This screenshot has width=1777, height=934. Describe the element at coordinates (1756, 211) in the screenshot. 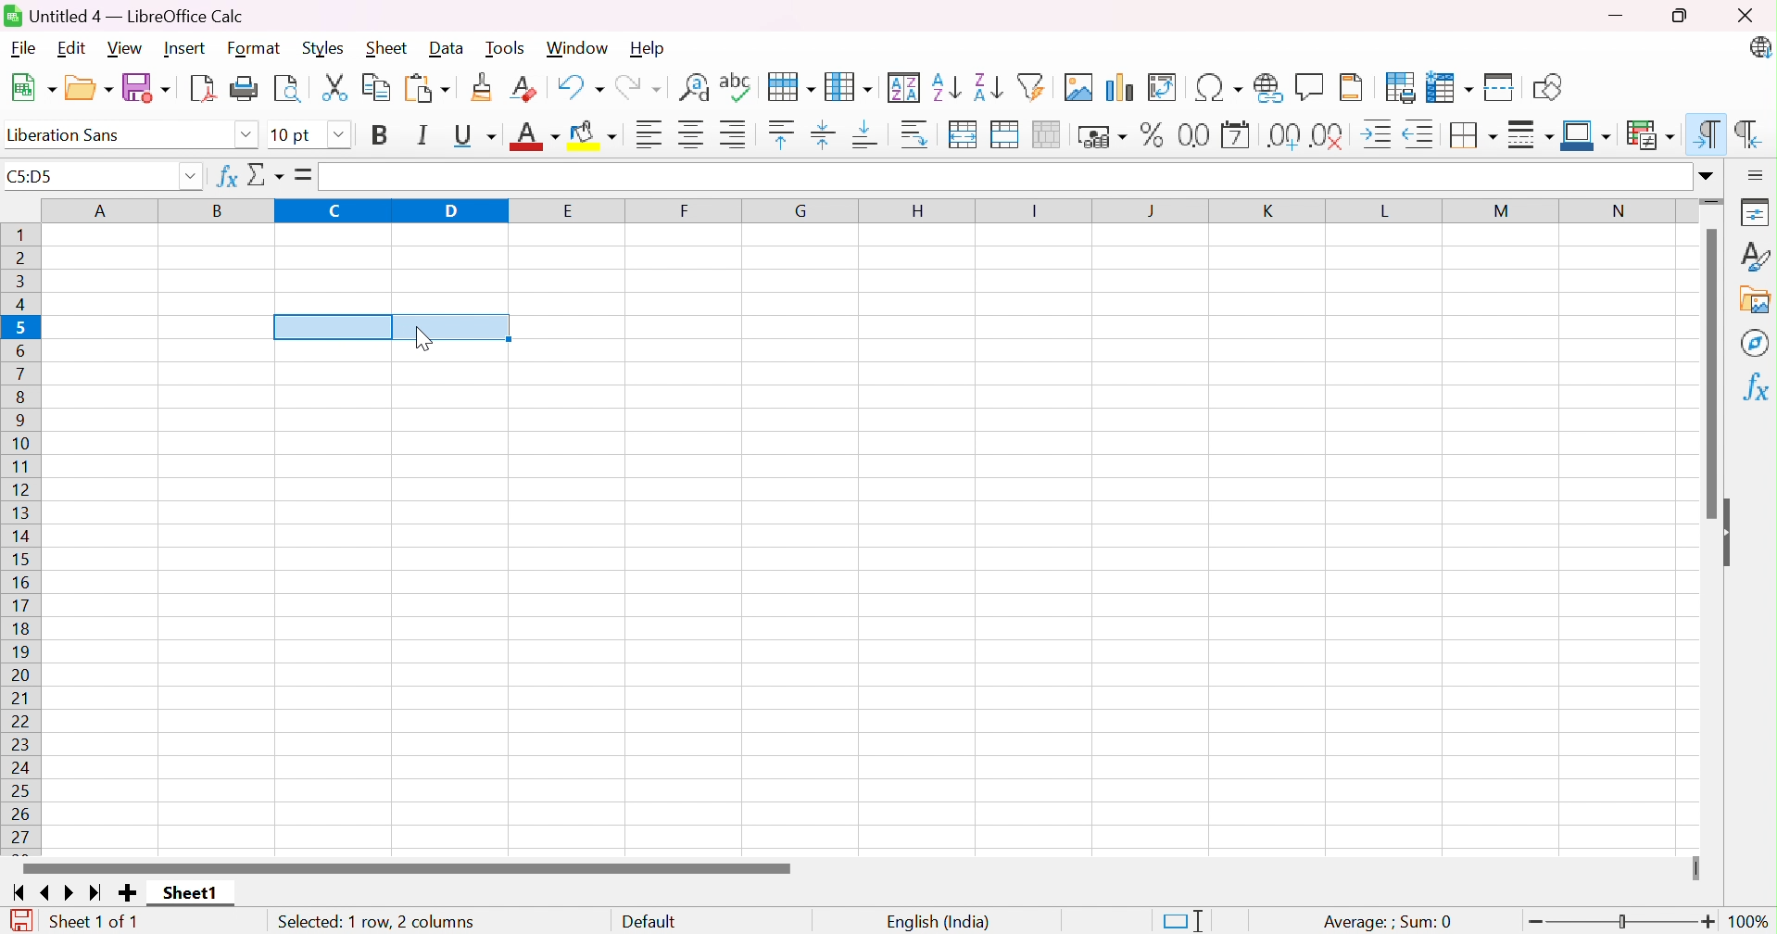

I see `Properties` at that location.